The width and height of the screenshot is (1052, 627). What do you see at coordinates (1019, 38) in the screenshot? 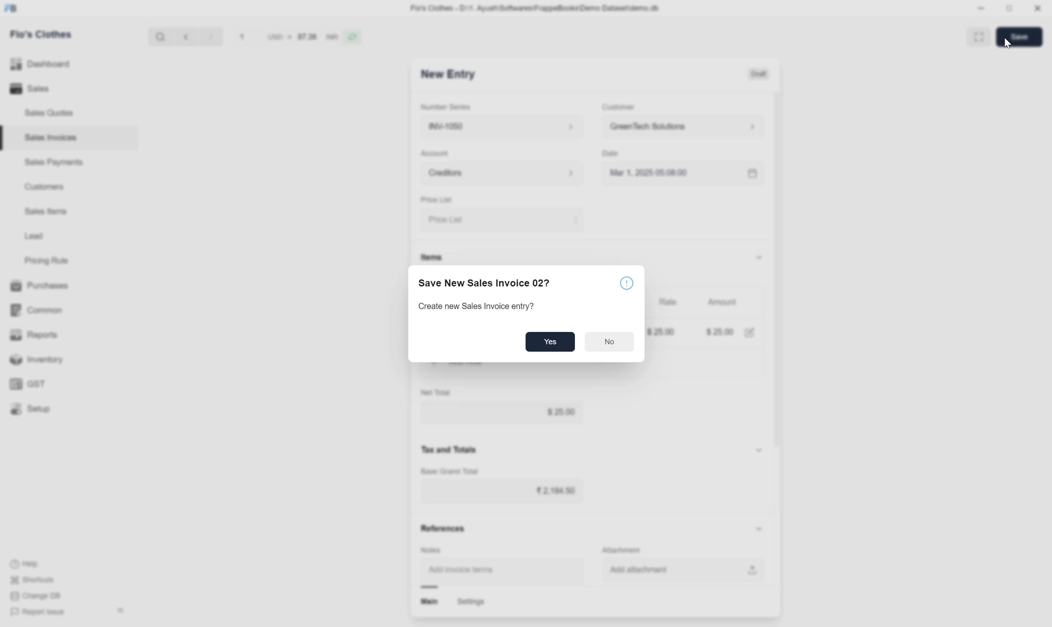
I see `save` at bounding box center [1019, 38].